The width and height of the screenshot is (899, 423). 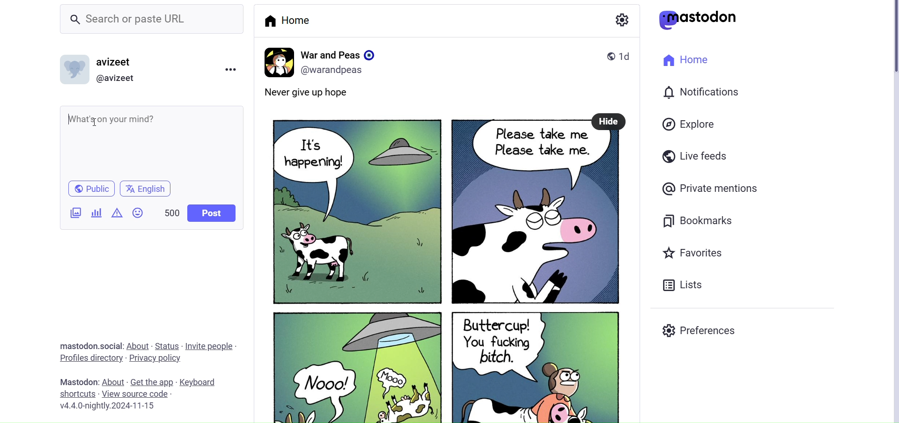 I want to click on Mastodon.social, so click(x=89, y=344).